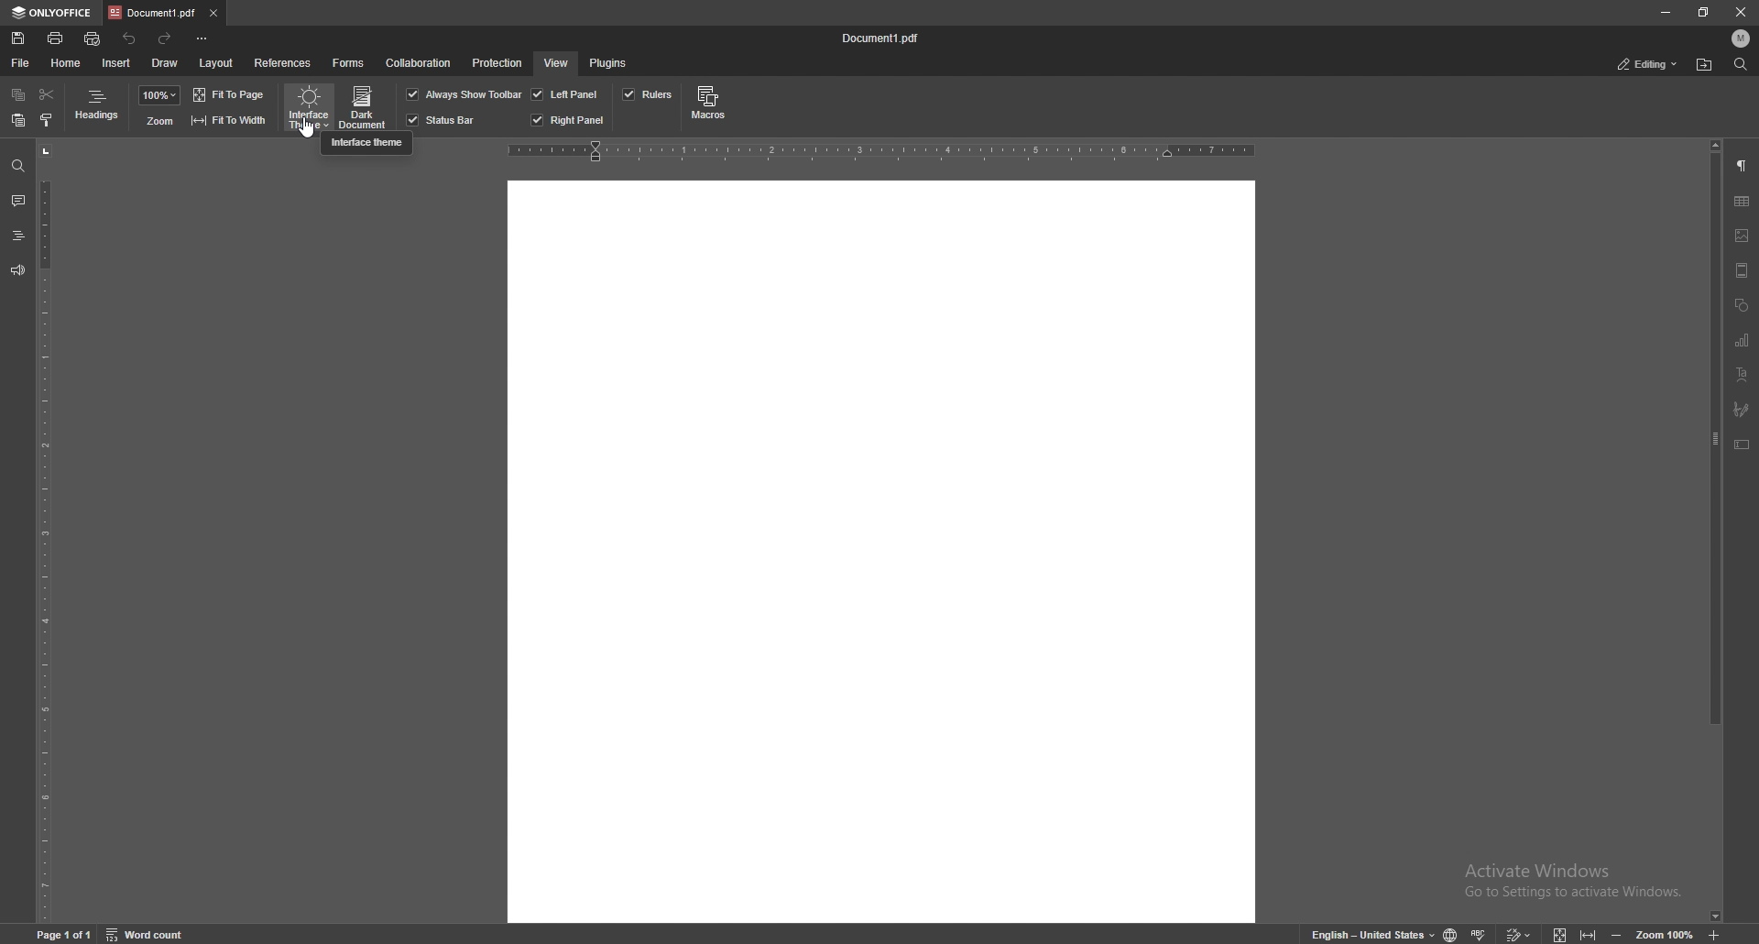 Image resolution: width=1759 pixels, height=944 pixels. I want to click on always show toolbar, so click(462, 94).